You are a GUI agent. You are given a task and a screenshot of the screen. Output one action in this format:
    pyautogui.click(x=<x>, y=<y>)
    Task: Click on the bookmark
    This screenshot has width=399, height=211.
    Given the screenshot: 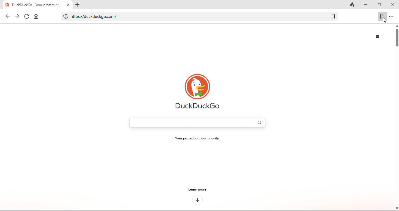 What is the action you would take?
    pyautogui.click(x=333, y=17)
    